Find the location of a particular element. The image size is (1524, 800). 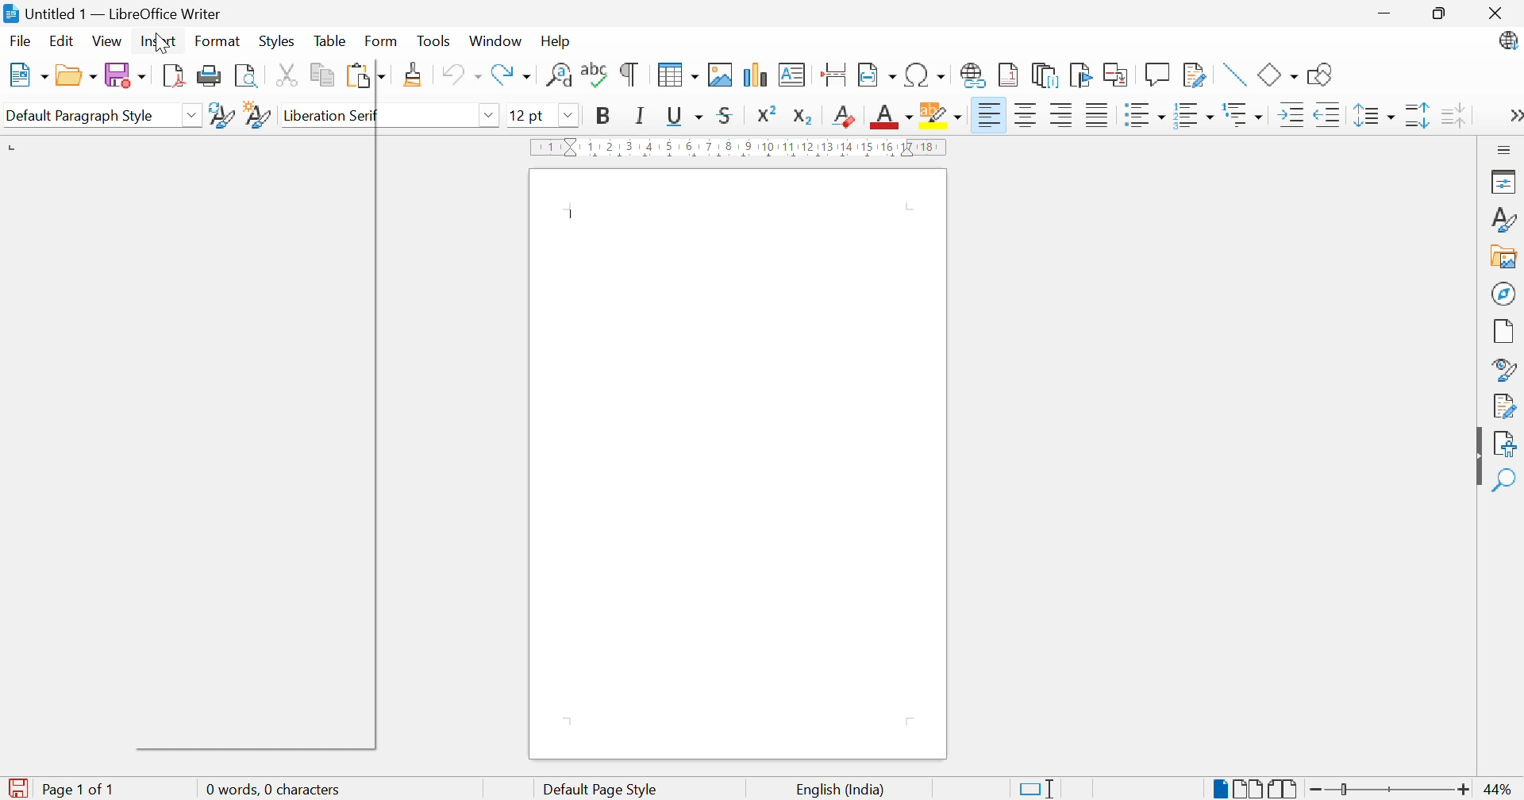

Subscript is located at coordinates (842, 117).